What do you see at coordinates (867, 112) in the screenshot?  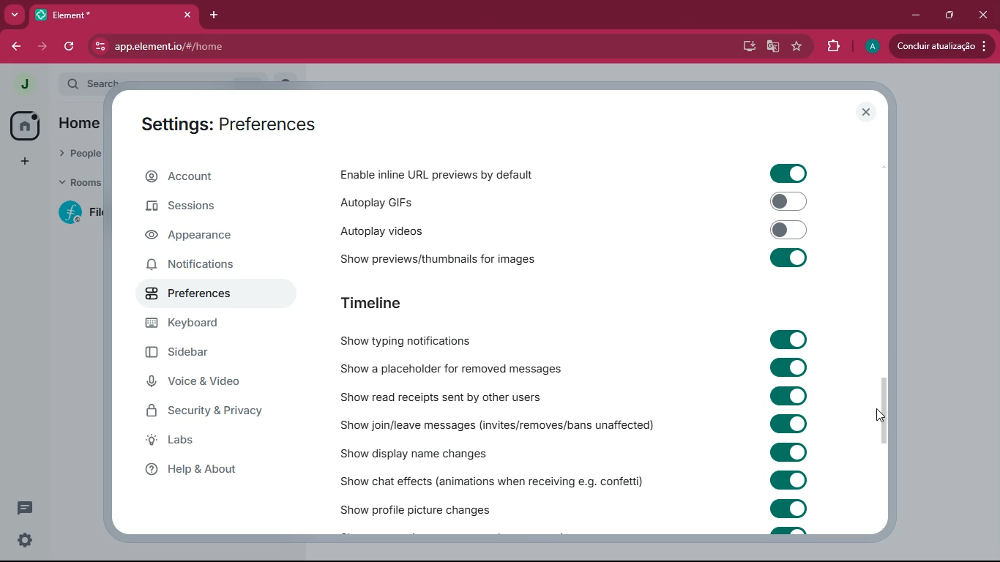 I see `close` at bounding box center [867, 112].